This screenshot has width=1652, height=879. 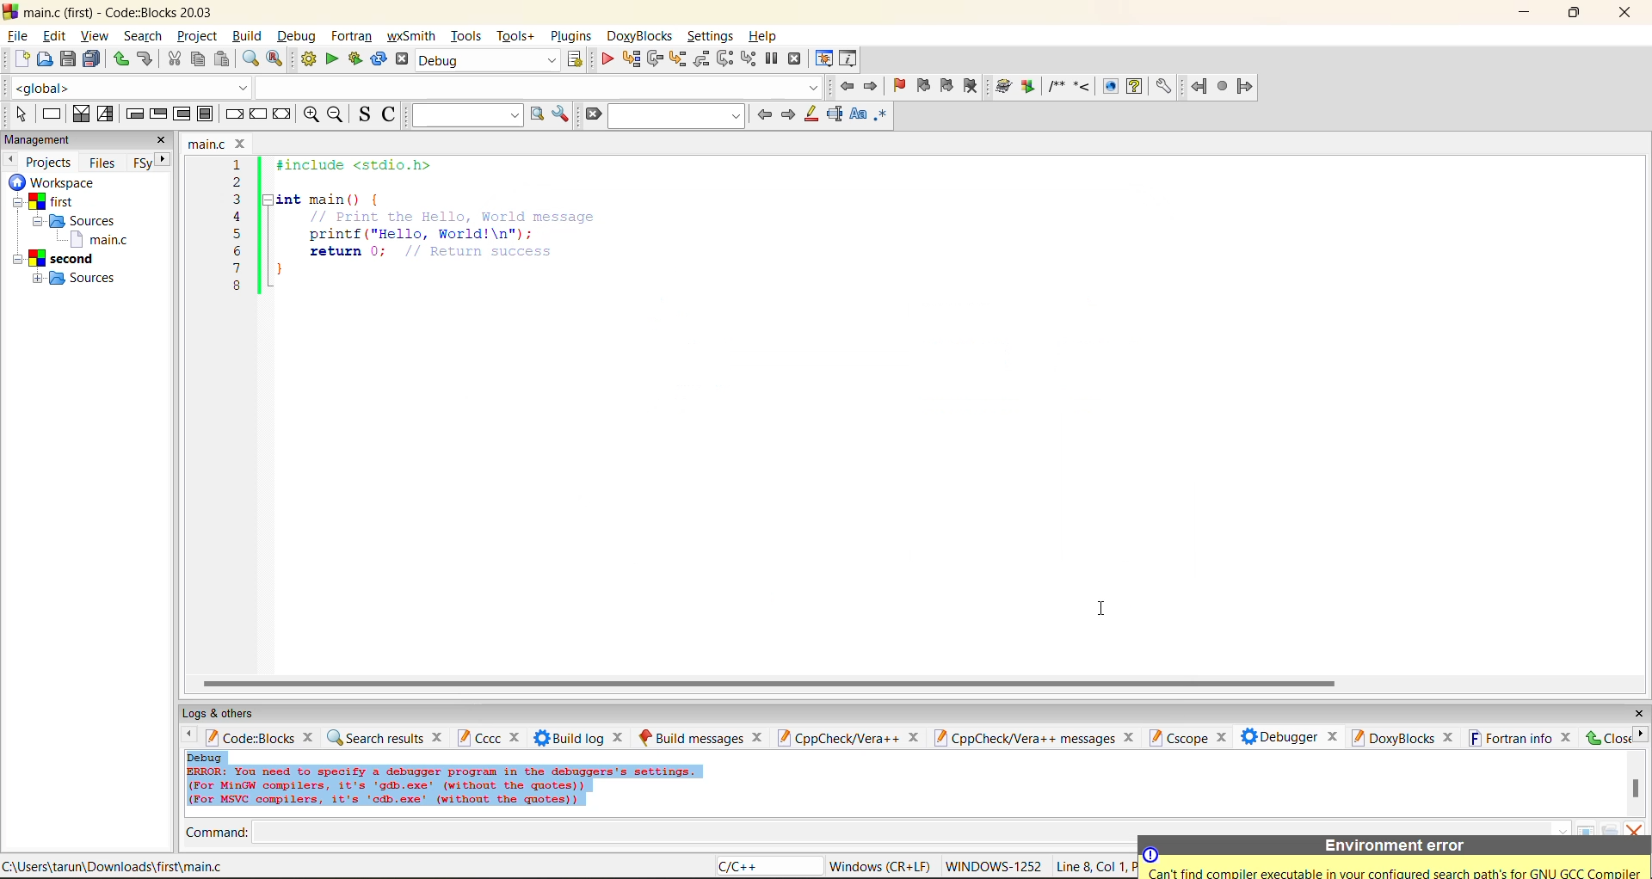 What do you see at coordinates (355, 59) in the screenshot?
I see `build and run` at bounding box center [355, 59].